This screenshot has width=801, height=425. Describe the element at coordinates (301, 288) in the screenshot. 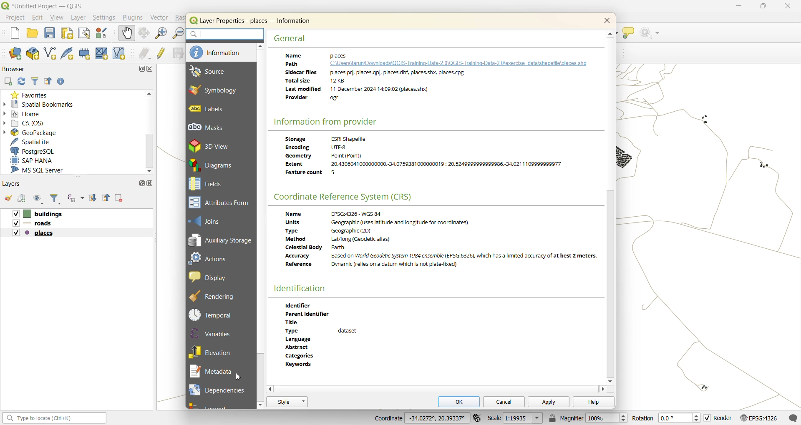

I see `identification` at that location.